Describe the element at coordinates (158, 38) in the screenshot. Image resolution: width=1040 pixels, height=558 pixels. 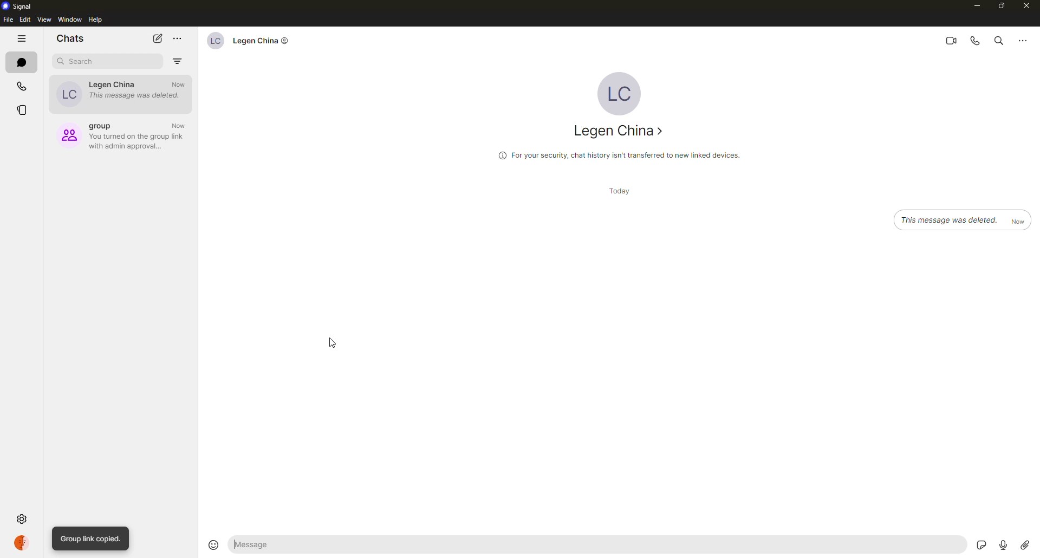
I see `new chat` at that location.